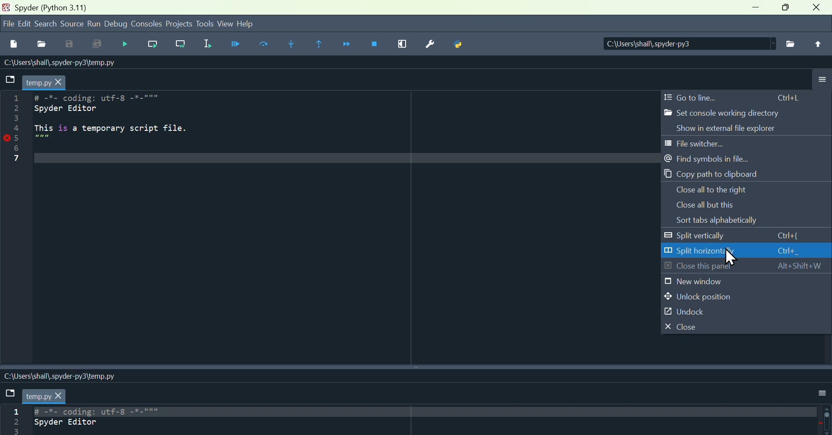 The height and width of the screenshot is (435, 832). What do you see at coordinates (414, 366) in the screenshot?
I see `Vertical split screens` at bounding box center [414, 366].